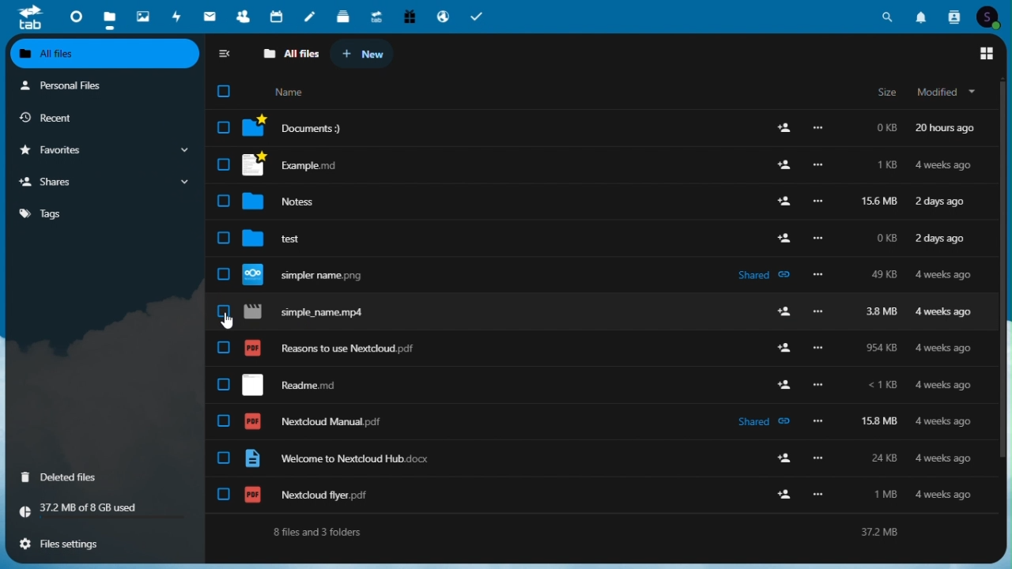 The image size is (1012, 569). I want to click on Notes, so click(597, 198).